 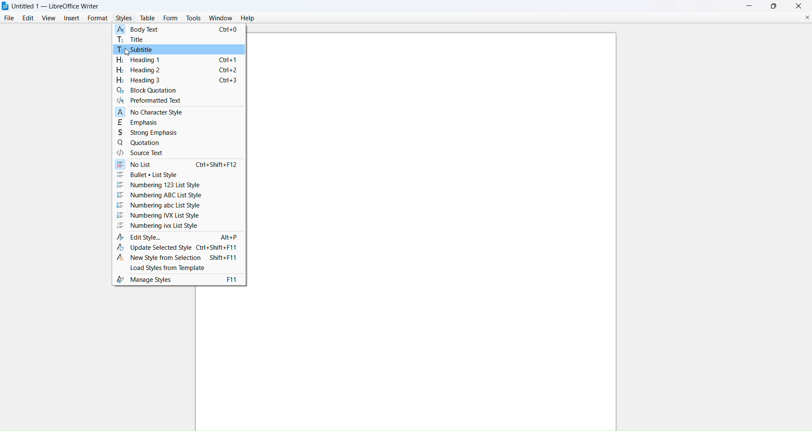 I want to click on no character style, so click(x=148, y=113).